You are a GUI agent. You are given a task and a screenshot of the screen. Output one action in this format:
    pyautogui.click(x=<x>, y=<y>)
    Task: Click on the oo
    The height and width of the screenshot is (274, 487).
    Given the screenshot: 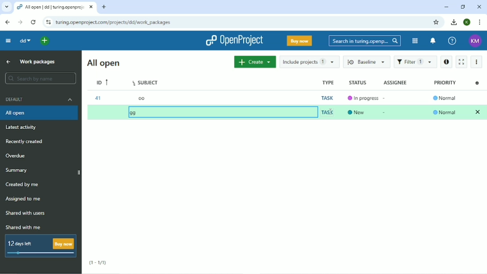 What is the action you would take?
    pyautogui.click(x=142, y=99)
    